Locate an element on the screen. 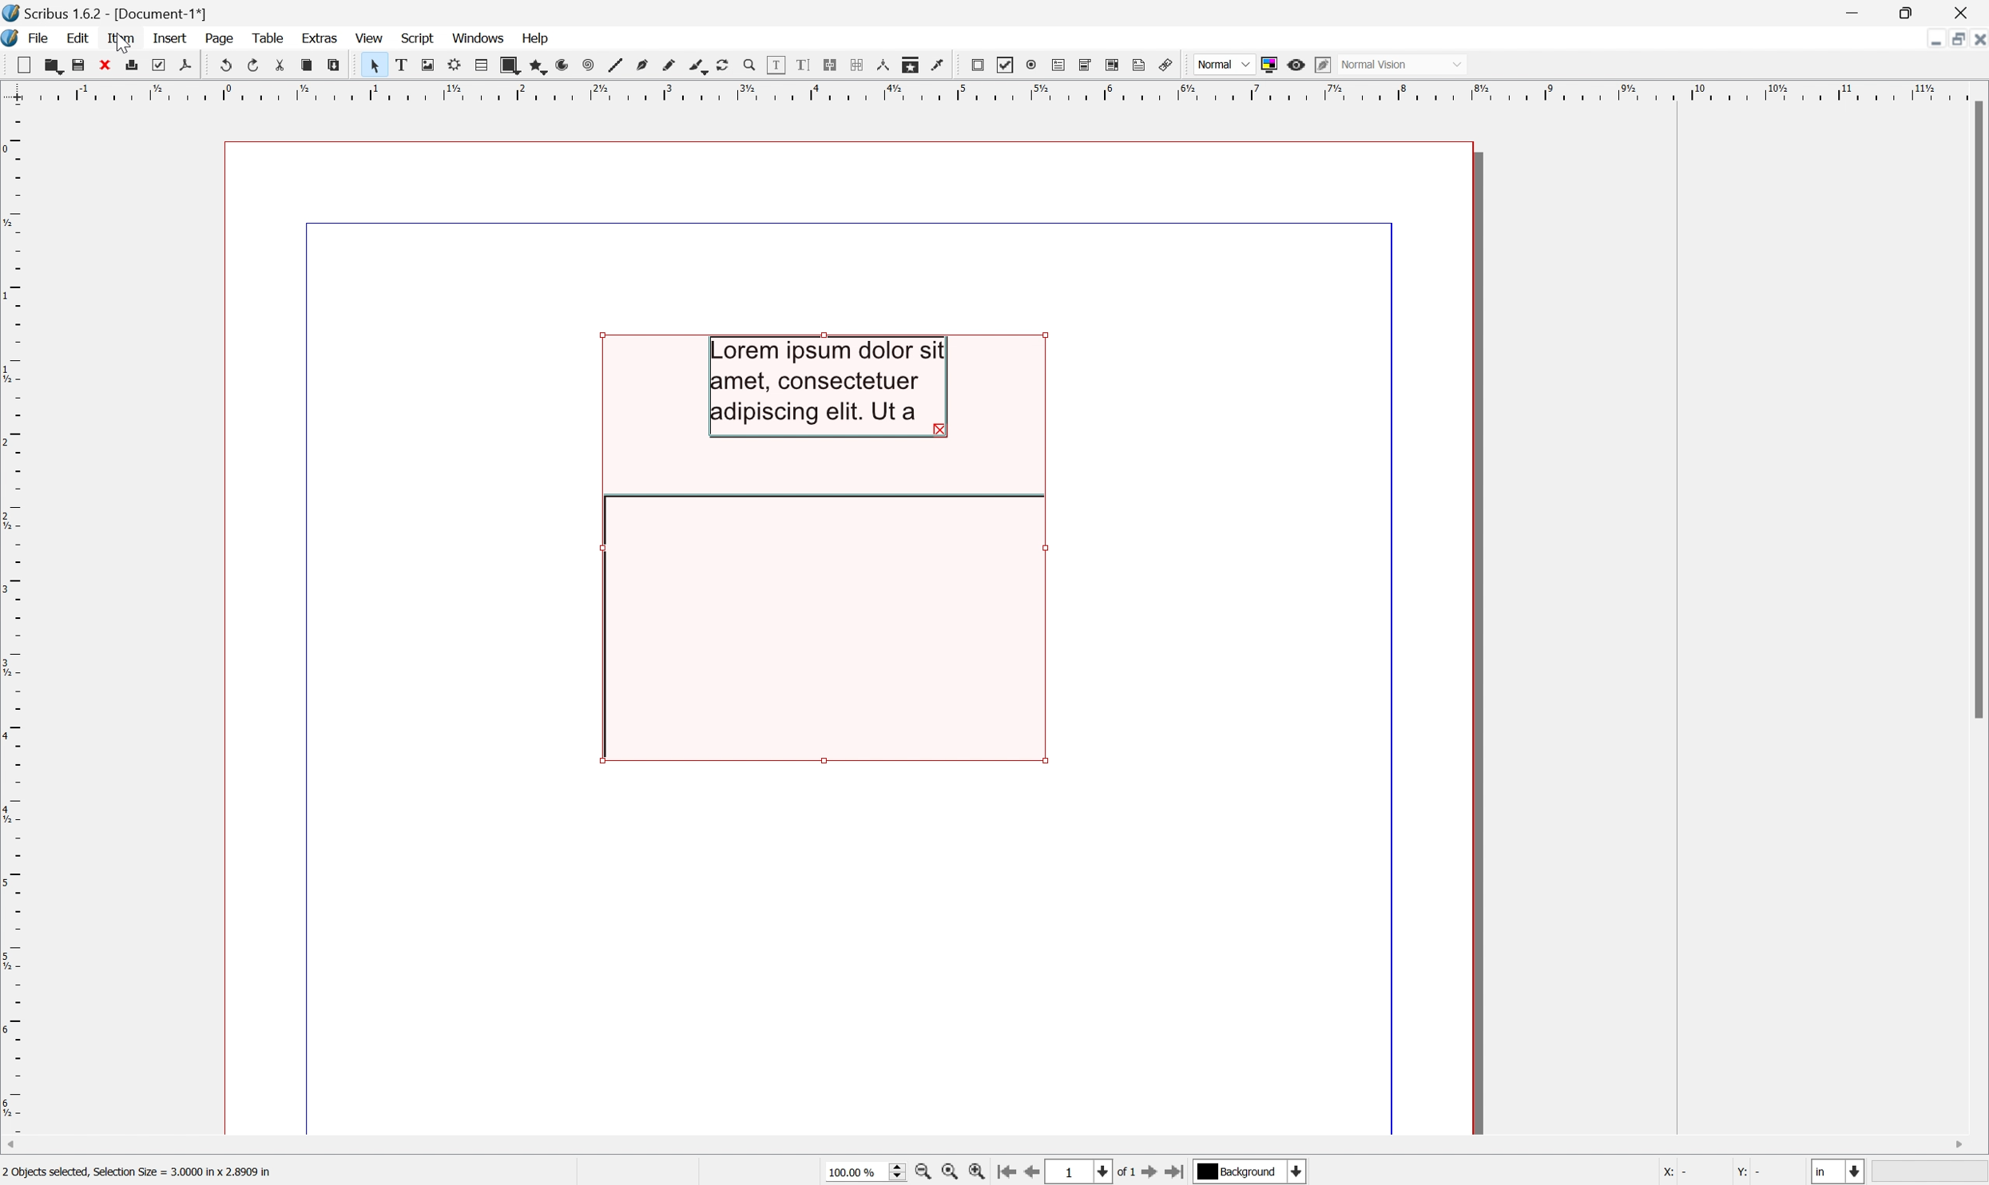  File is located at coordinates (36, 38).